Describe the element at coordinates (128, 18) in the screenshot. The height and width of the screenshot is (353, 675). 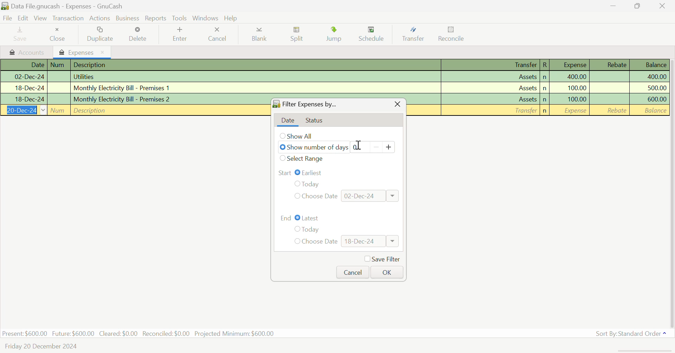
I see `Business` at that location.